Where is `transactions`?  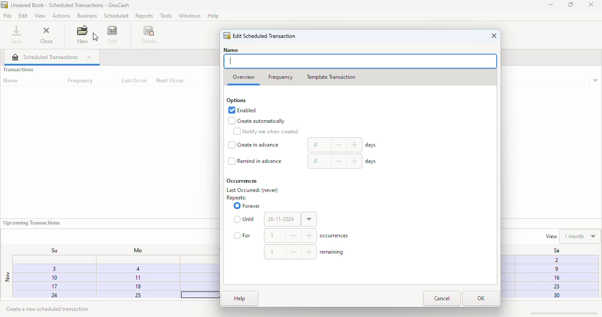 transactions is located at coordinates (18, 70).